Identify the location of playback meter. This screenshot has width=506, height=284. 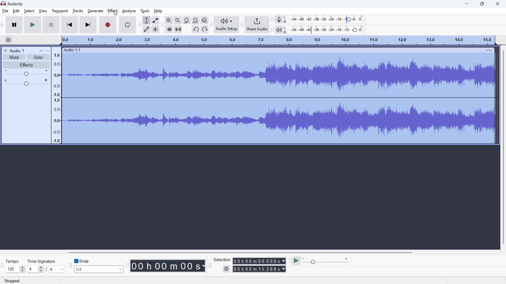
(281, 30).